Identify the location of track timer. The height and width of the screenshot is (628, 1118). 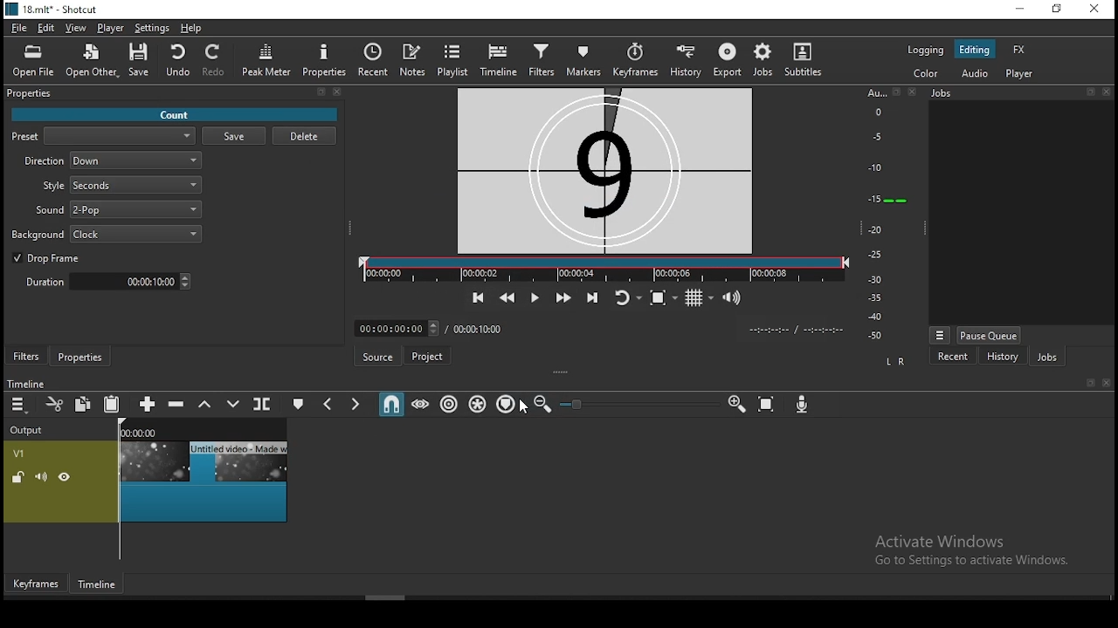
(478, 328).